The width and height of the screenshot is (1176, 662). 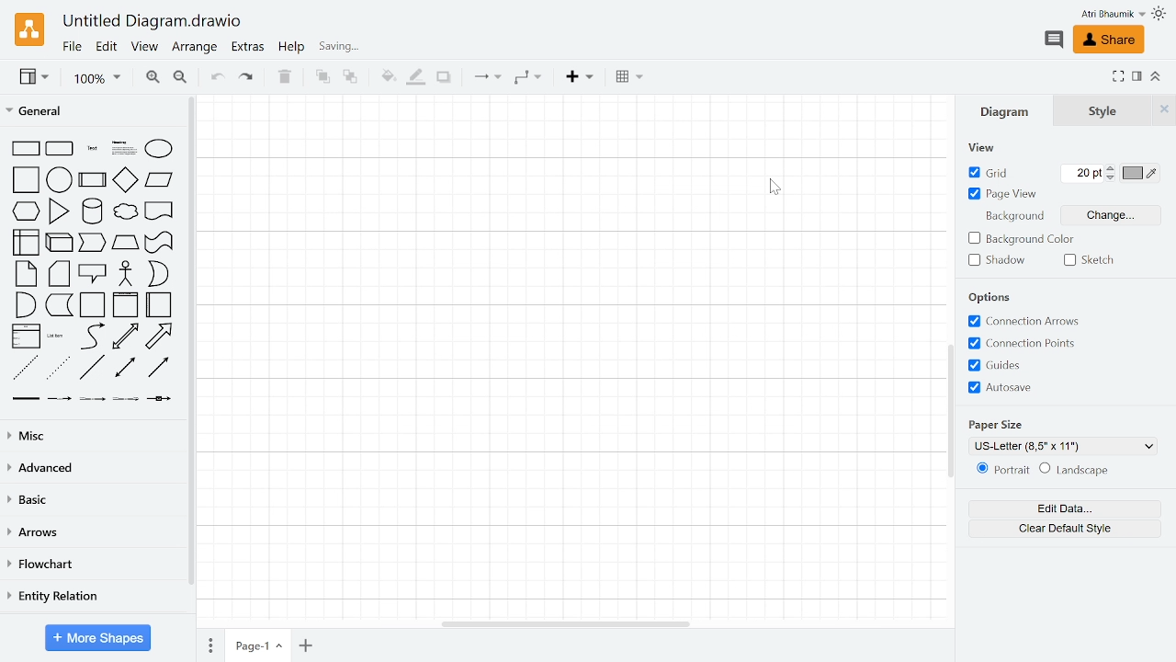 I want to click on View, so click(x=984, y=147).